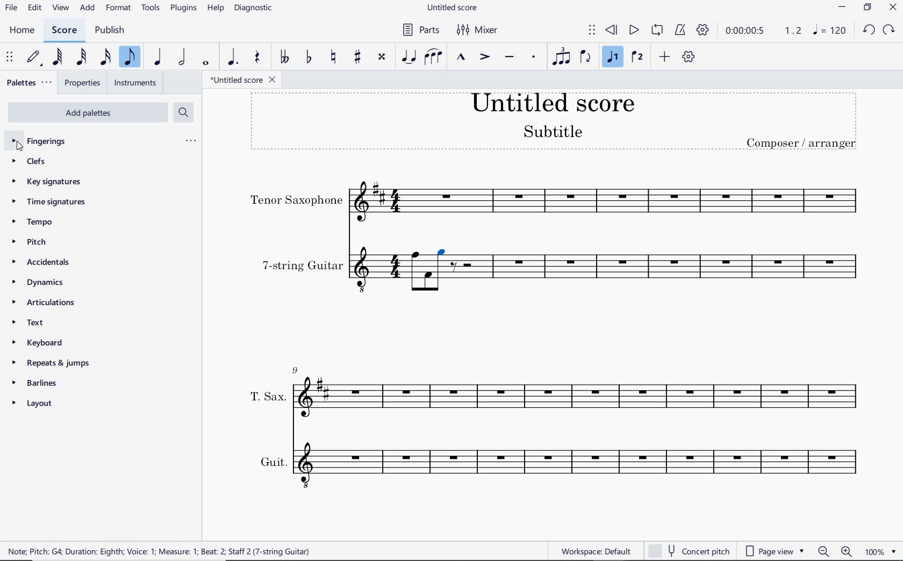  I want to click on TENUTO, so click(509, 57).